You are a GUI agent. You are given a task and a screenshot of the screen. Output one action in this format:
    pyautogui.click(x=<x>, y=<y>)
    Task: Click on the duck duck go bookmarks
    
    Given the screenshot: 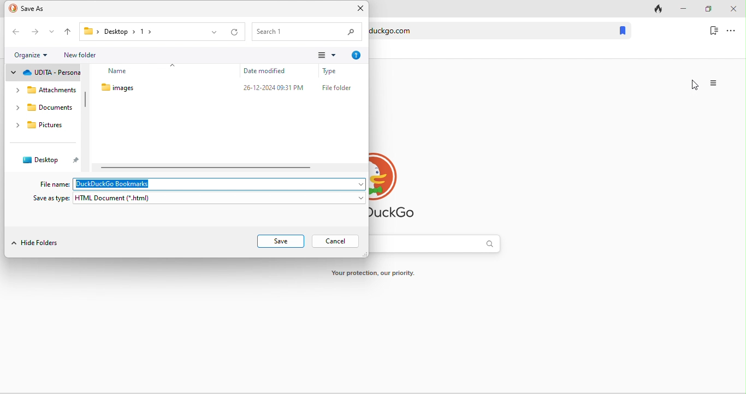 What is the action you would take?
    pyautogui.click(x=218, y=184)
    